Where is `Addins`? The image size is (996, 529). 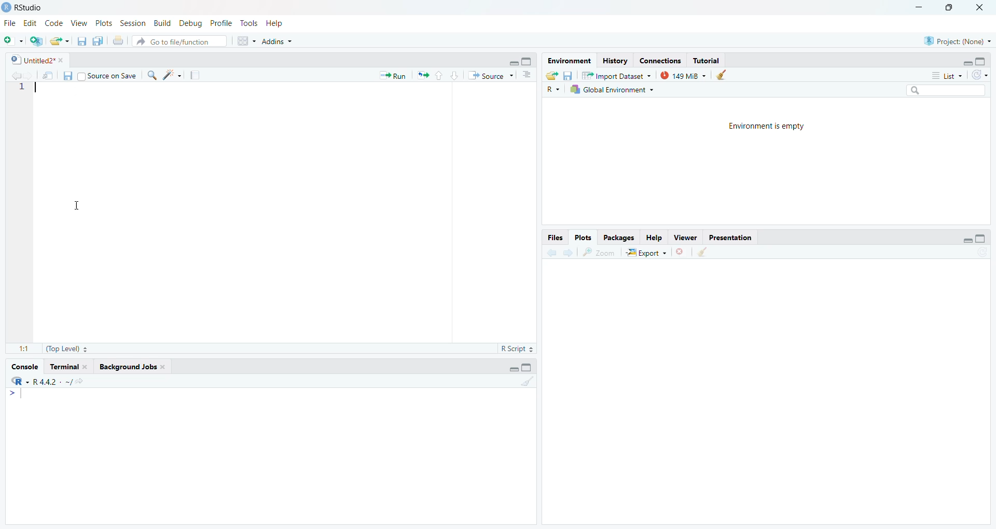
Addins is located at coordinates (279, 41).